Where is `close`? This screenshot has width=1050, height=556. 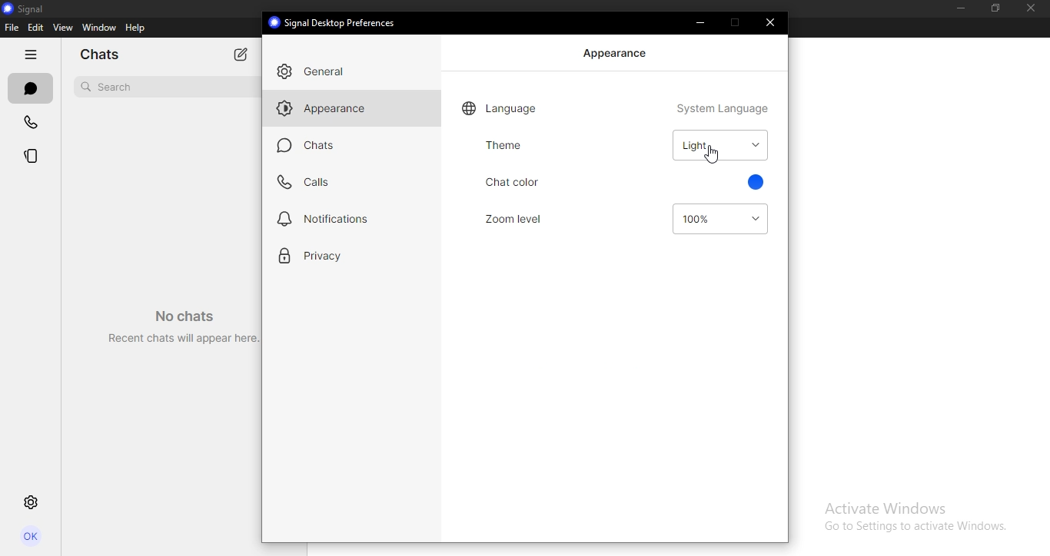
close is located at coordinates (773, 23).